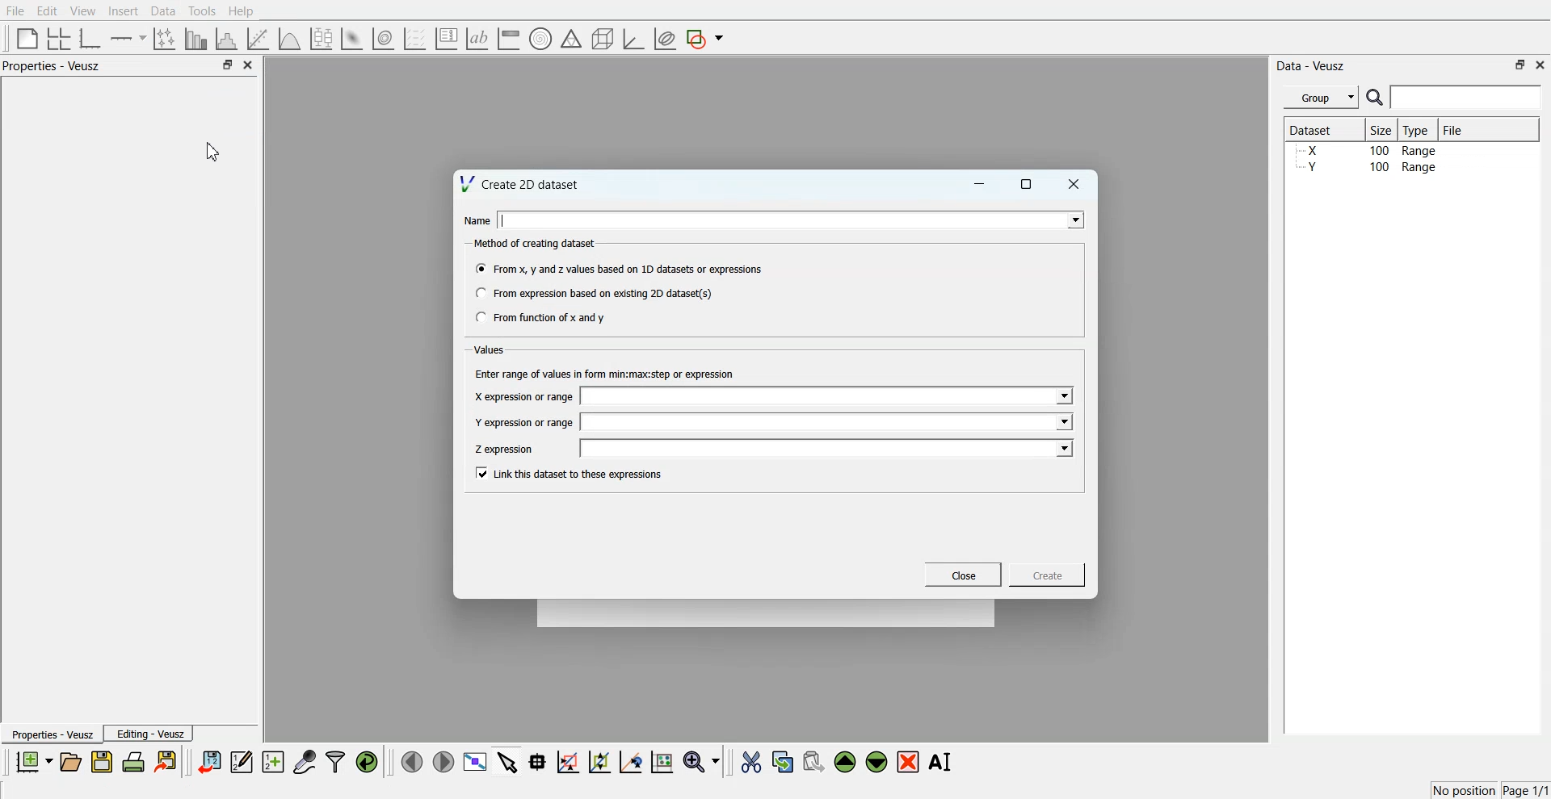 The height and width of the screenshot is (799, 1551). I want to click on Dataset, so click(1318, 129).